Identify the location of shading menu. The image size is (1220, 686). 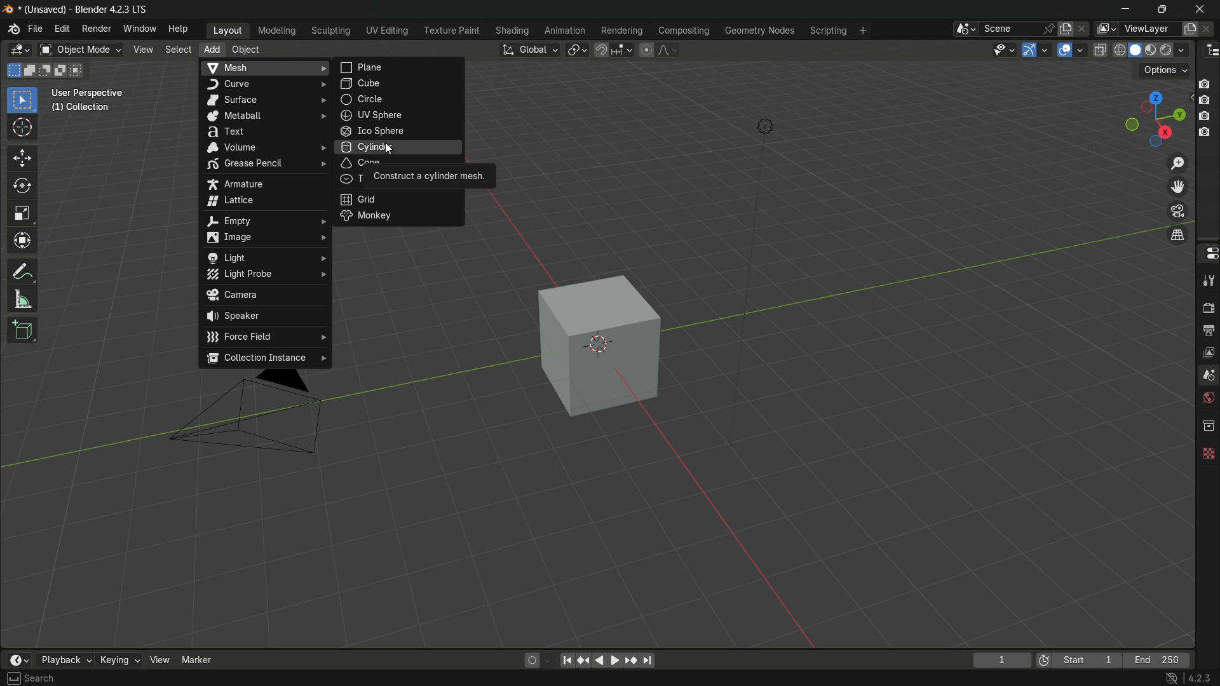
(513, 31).